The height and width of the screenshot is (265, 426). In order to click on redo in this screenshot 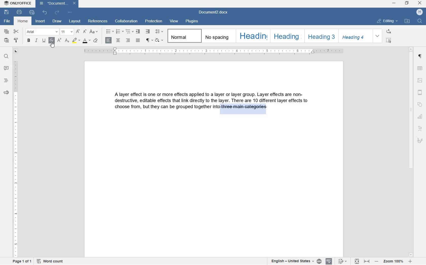, I will do `click(57, 12)`.